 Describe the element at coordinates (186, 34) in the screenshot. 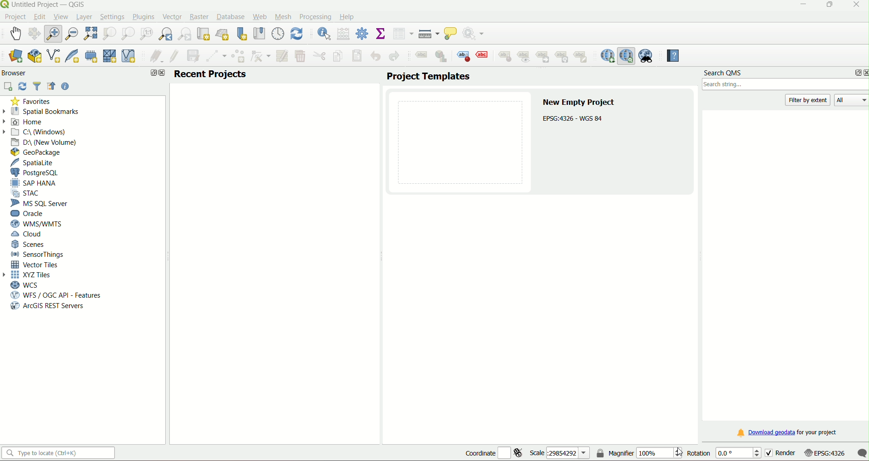

I see `zoom next` at that location.